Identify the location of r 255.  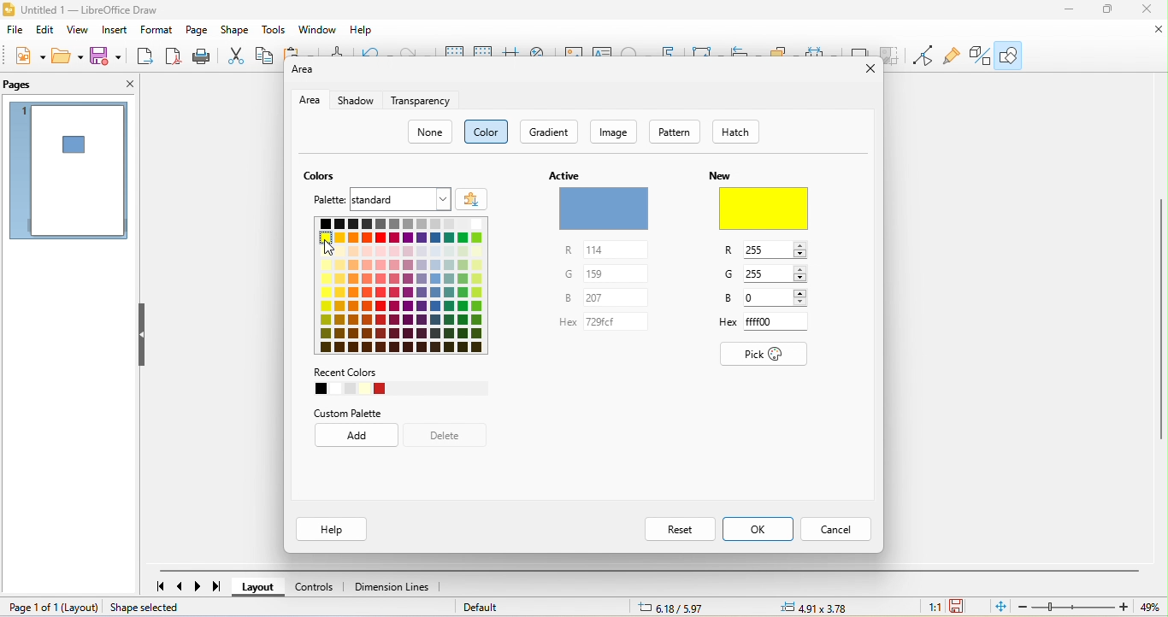
(768, 252).